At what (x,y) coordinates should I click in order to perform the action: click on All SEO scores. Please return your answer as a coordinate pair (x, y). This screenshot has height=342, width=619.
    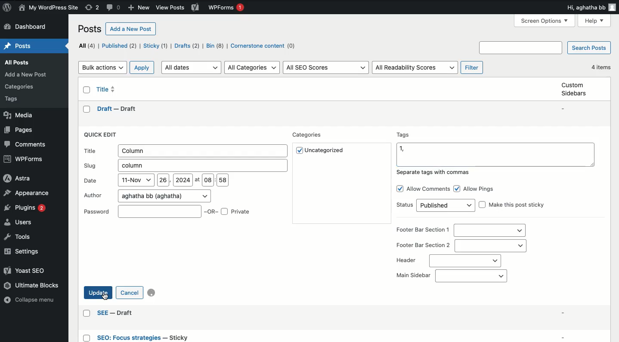
    Looking at the image, I should click on (327, 68).